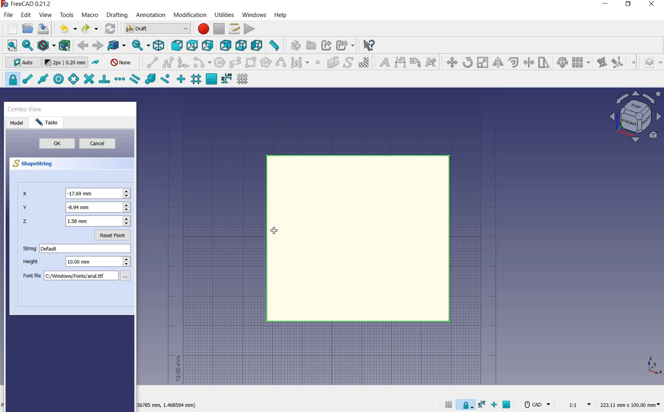  Describe the element at coordinates (242, 45) in the screenshot. I see `bottom` at that location.